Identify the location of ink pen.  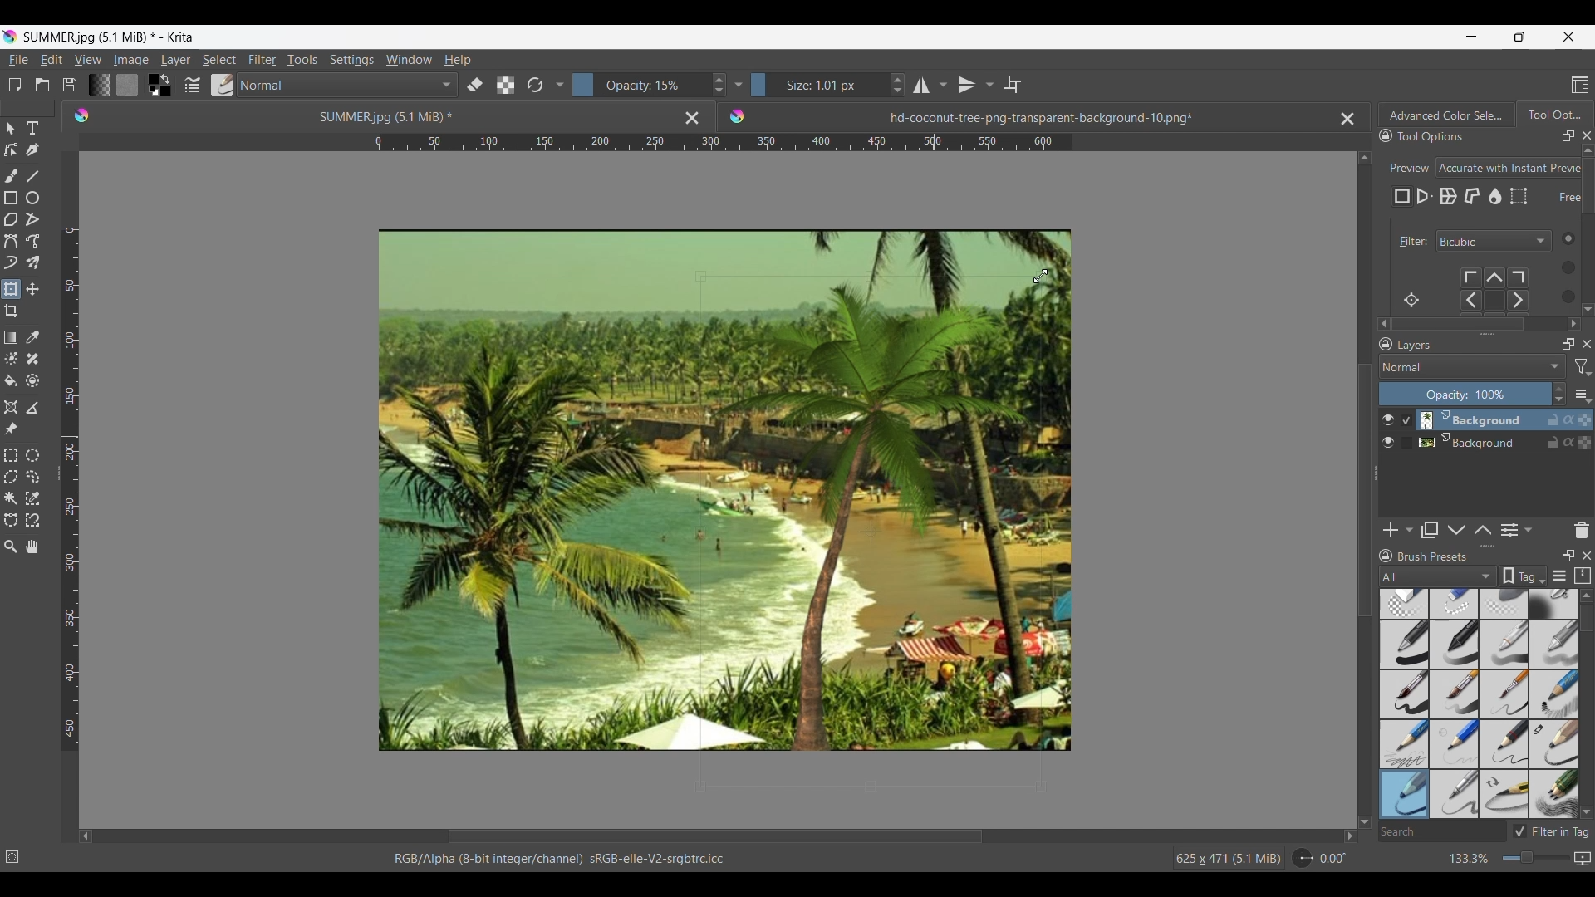
(1554, 797).